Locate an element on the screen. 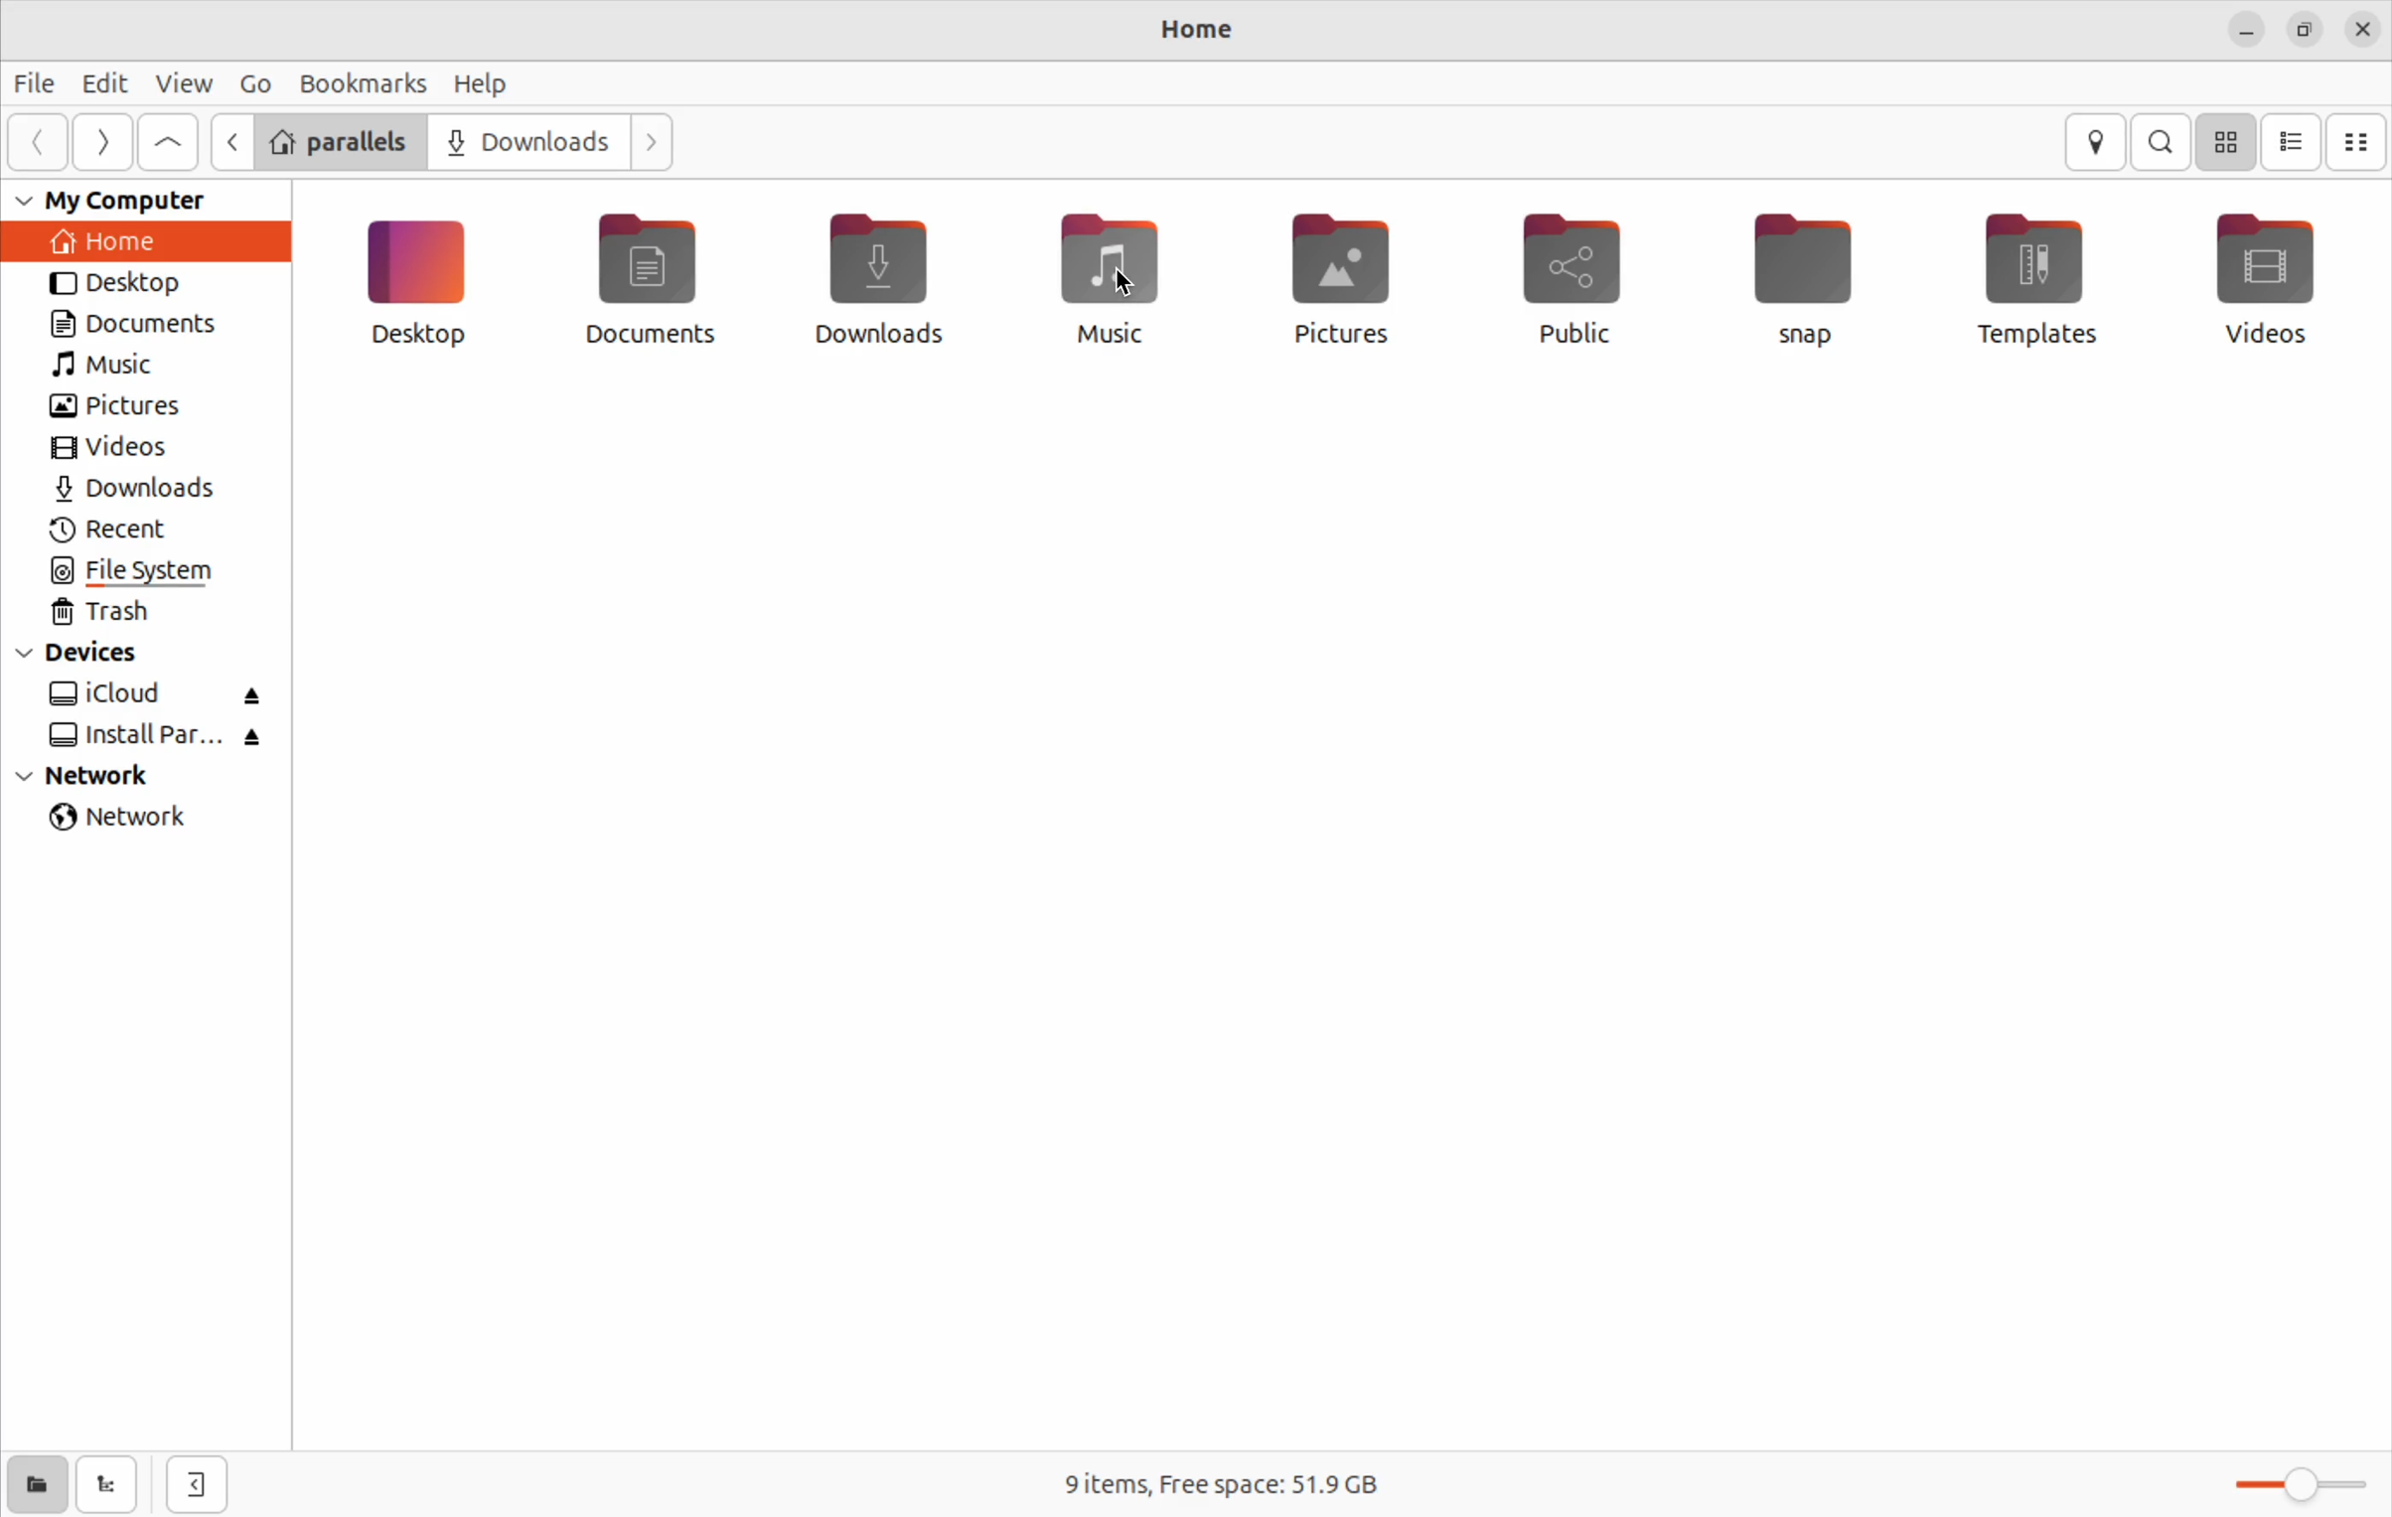  upward is located at coordinates (170, 142).